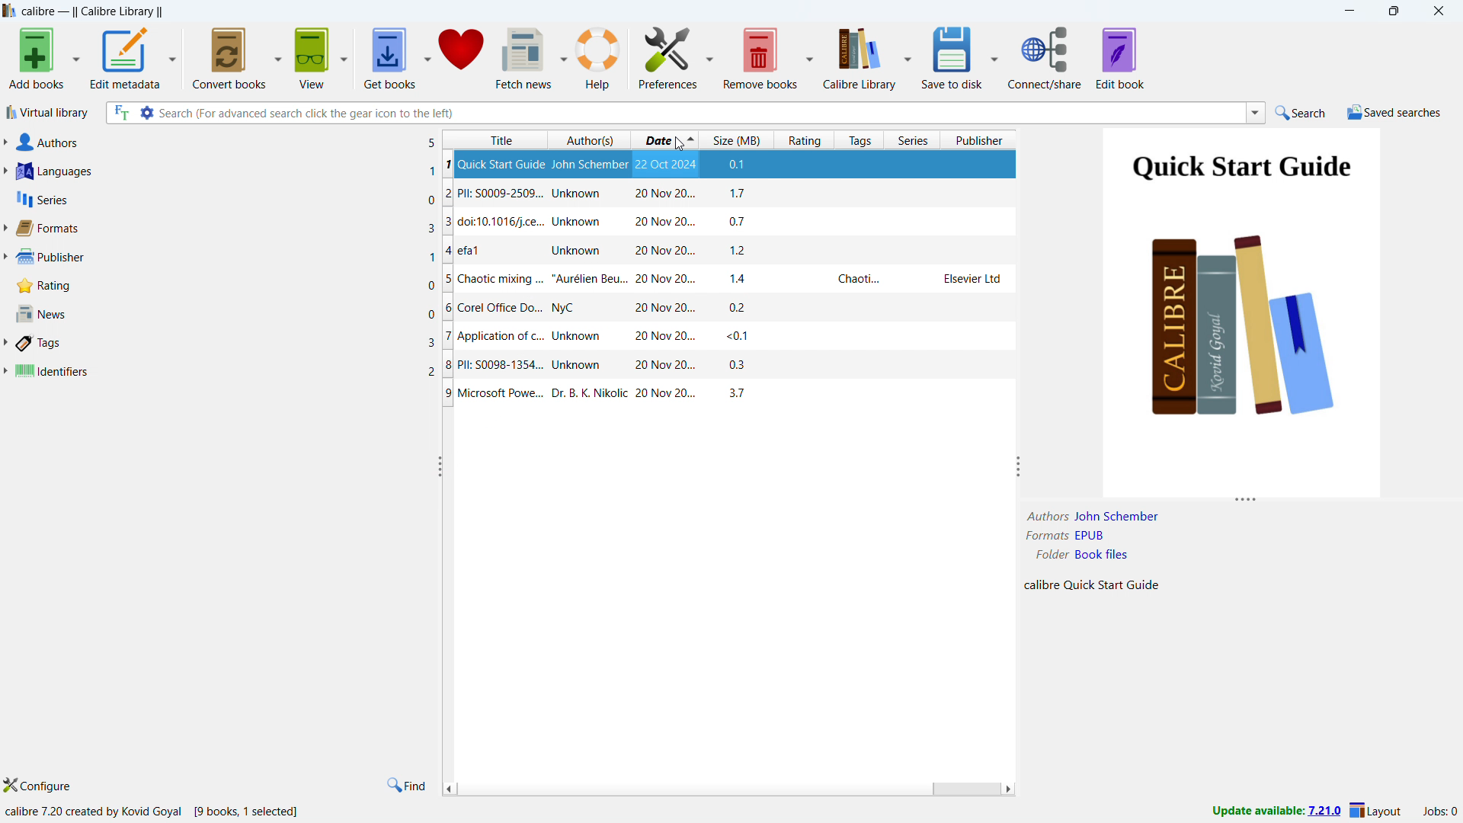 The image size is (1463, 823). I want to click on view options, so click(344, 54).